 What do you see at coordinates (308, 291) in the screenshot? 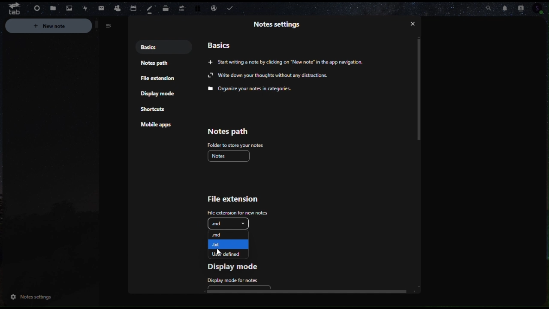
I see `horizontal scroll bar` at bounding box center [308, 291].